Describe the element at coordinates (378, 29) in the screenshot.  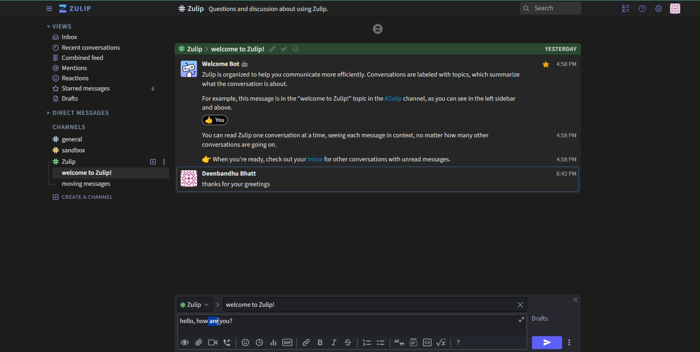
I see `logo` at that location.